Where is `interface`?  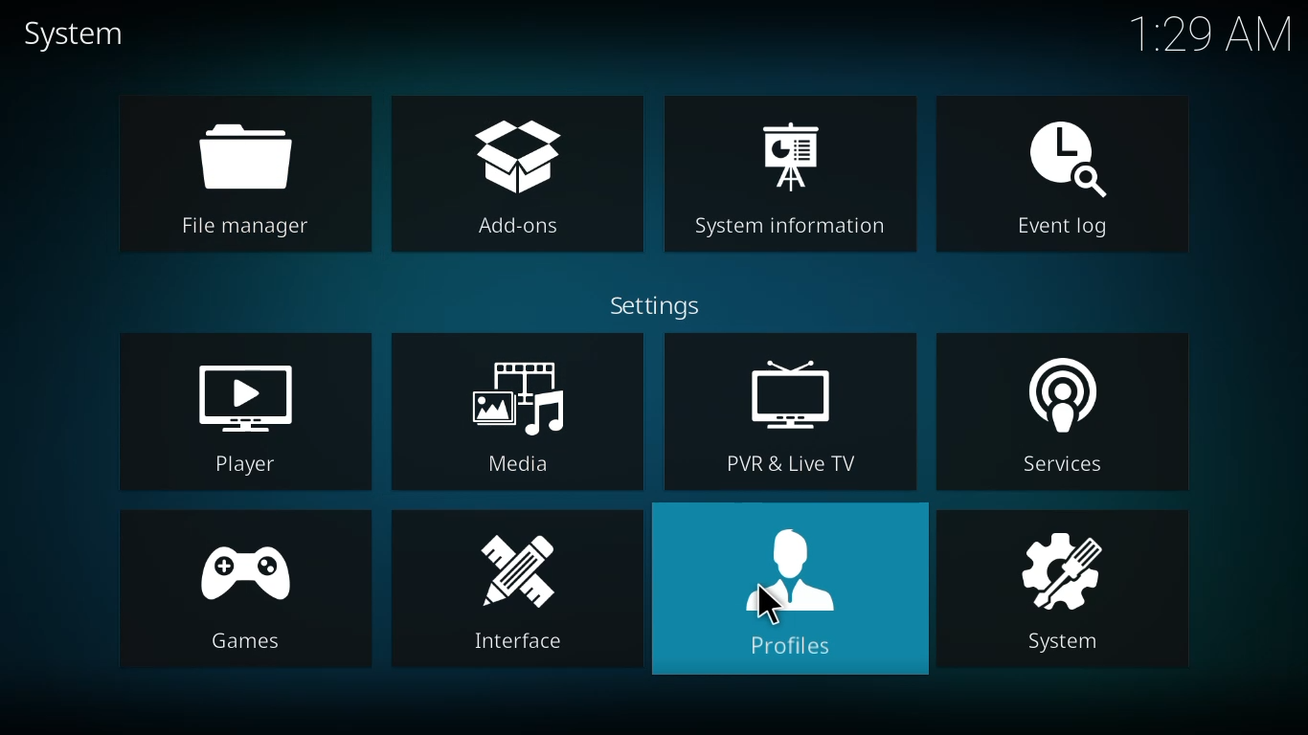 interface is located at coordinates (521, 589).